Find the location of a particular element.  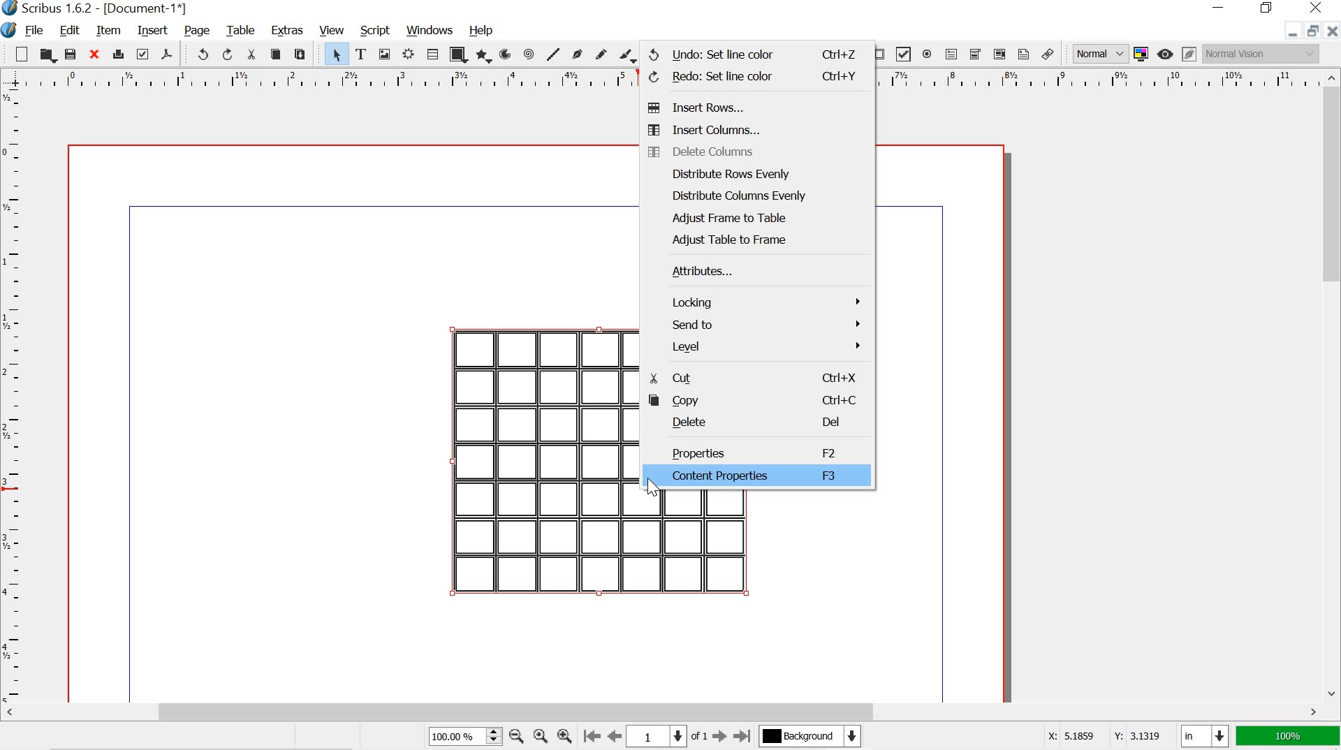

pdf list box is located at coordinates (999, 54).